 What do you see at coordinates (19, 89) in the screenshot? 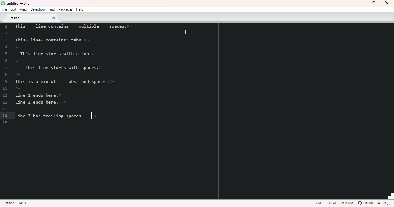
I see `invisible character` at bounding box center [19, 89].